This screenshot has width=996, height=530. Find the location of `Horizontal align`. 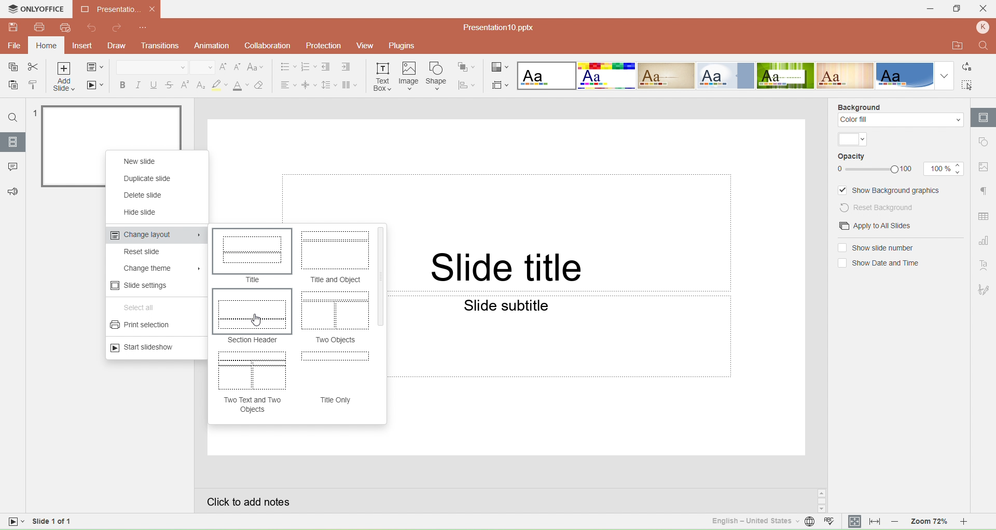

Horizontal align is located at coordinates (286, 85).